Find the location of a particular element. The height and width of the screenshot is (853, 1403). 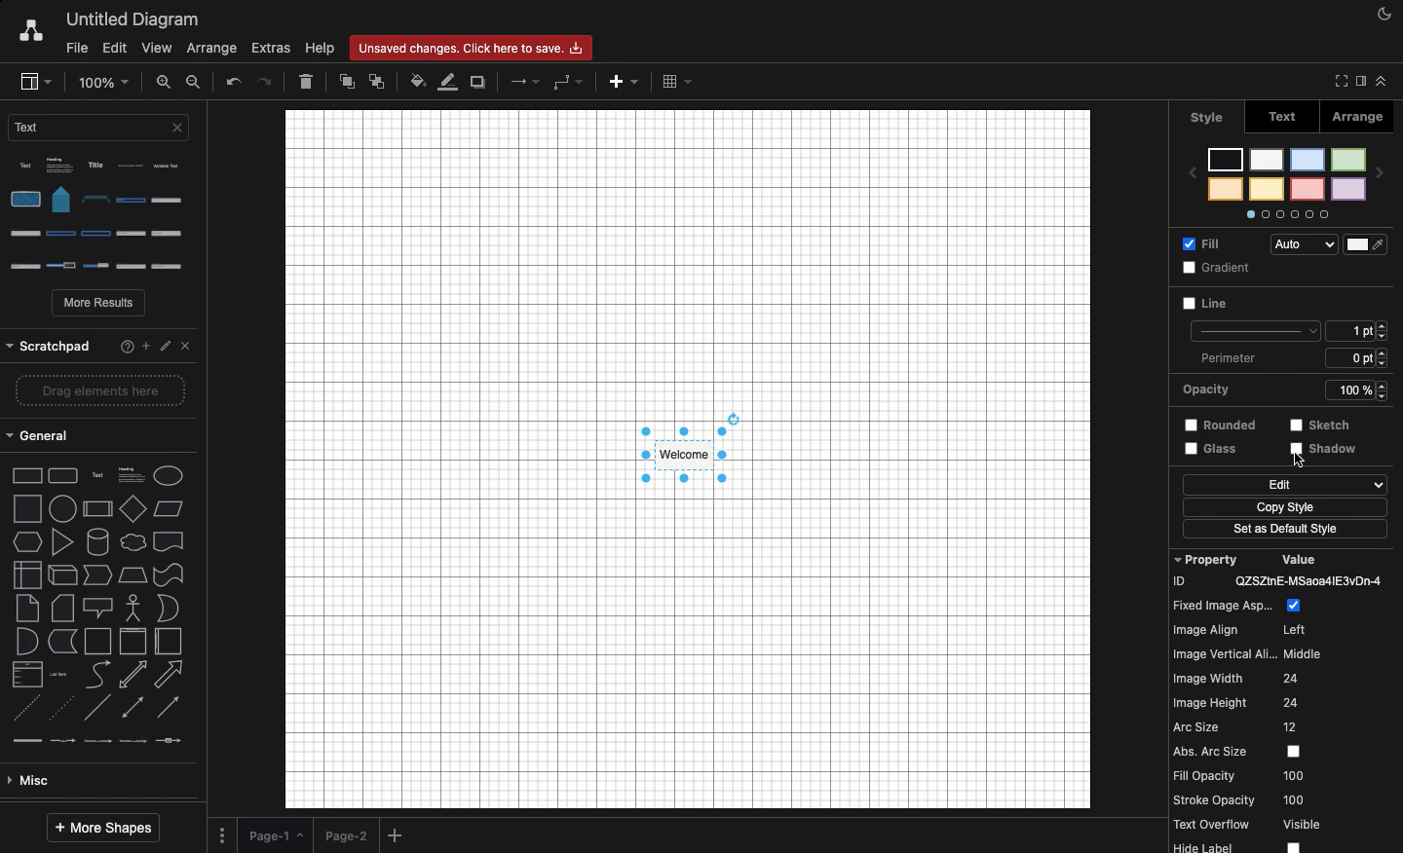

shape is located at coordinates (99, 438).